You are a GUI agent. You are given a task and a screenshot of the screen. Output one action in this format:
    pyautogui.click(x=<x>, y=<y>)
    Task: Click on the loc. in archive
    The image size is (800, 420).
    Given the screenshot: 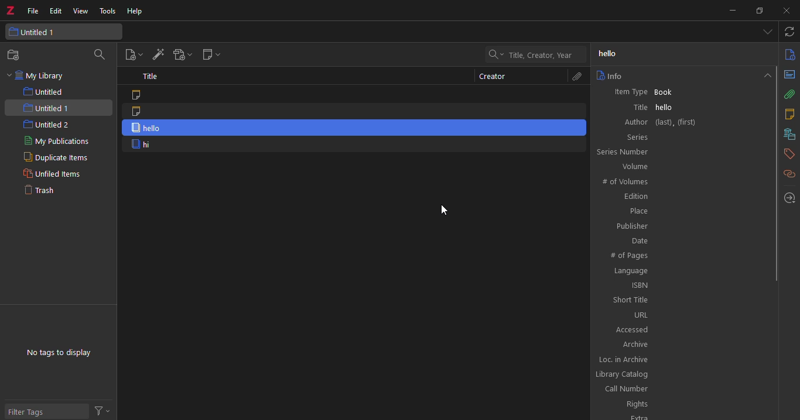 What is the action you would take?
    pyautogui.click(x=681, y=359)
    